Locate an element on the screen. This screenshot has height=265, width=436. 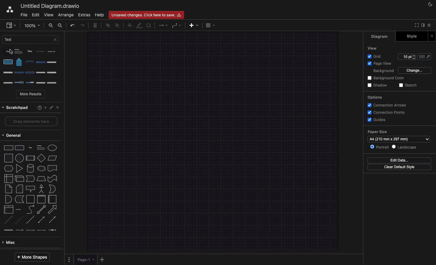
Untitled is located at coordinates (49, 6).